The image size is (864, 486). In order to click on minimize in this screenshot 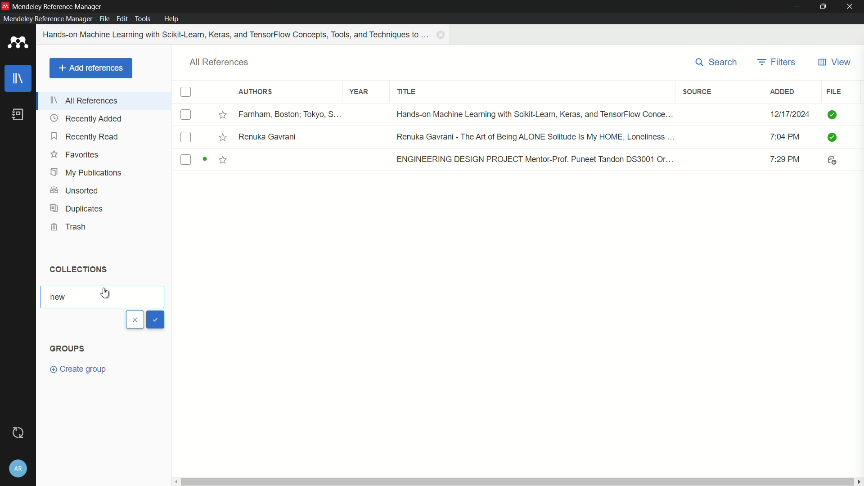, I will do `click(797, 6)`.